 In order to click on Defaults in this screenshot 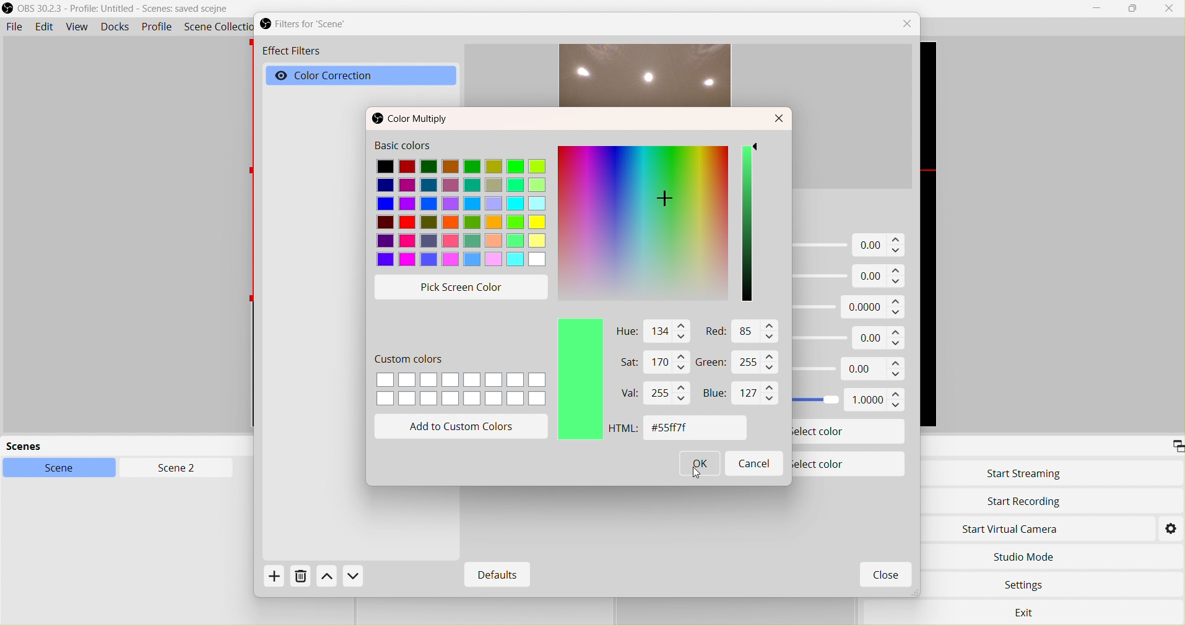, I will do `click(494, 575)`.